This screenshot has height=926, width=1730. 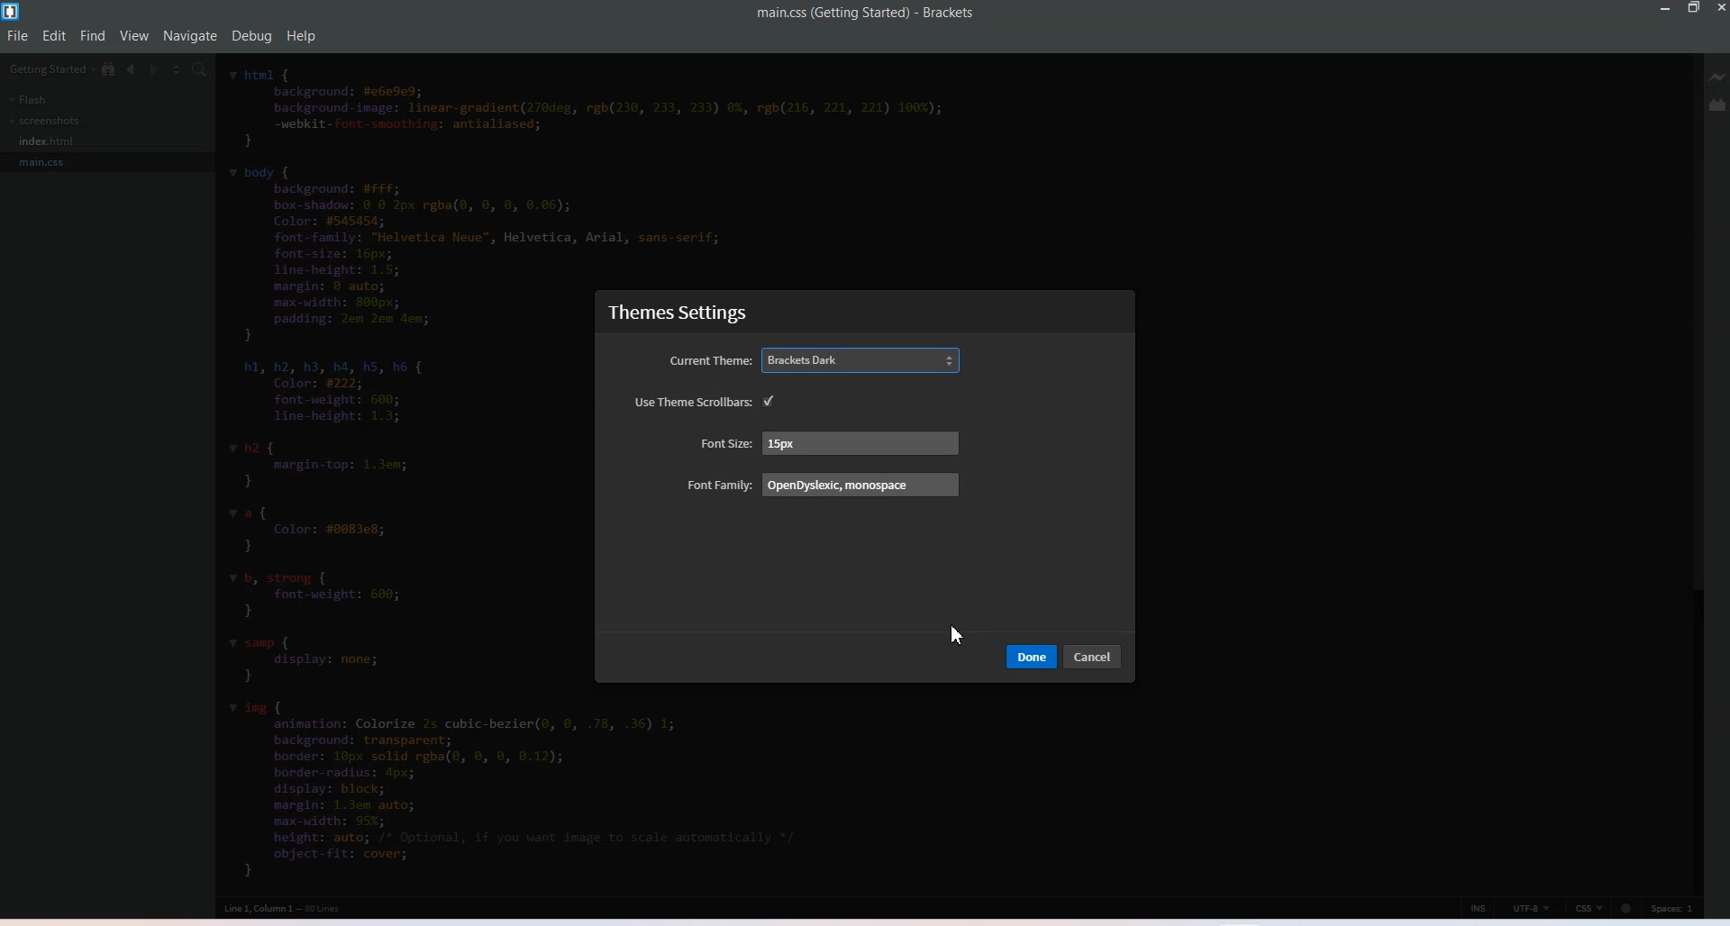 I want to click on Business light default, so click(x=863, y=399).